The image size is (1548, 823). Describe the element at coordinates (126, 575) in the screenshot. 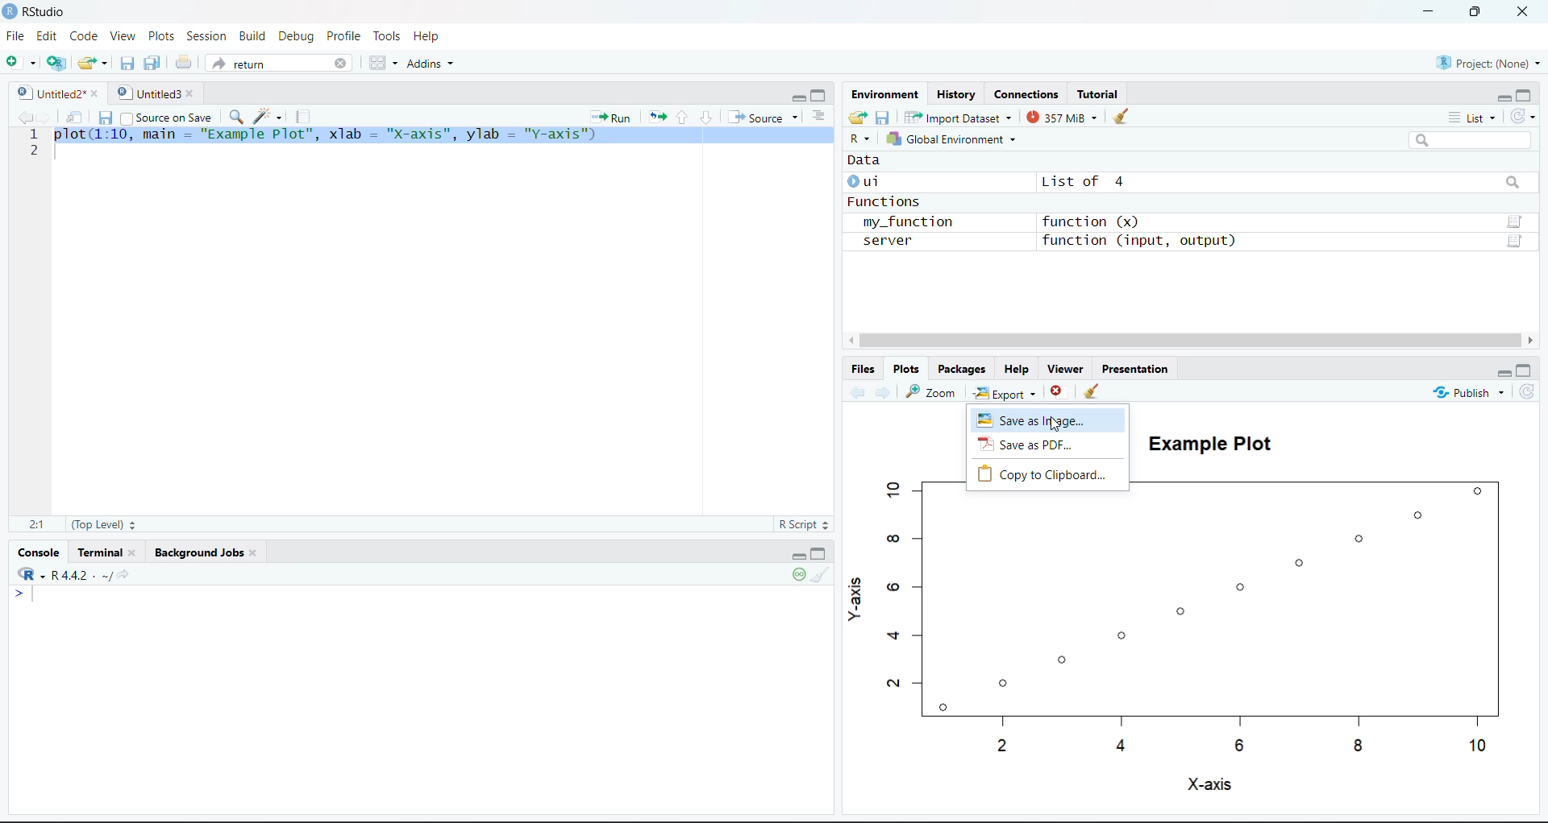

I see `View the current working directory` at that location.